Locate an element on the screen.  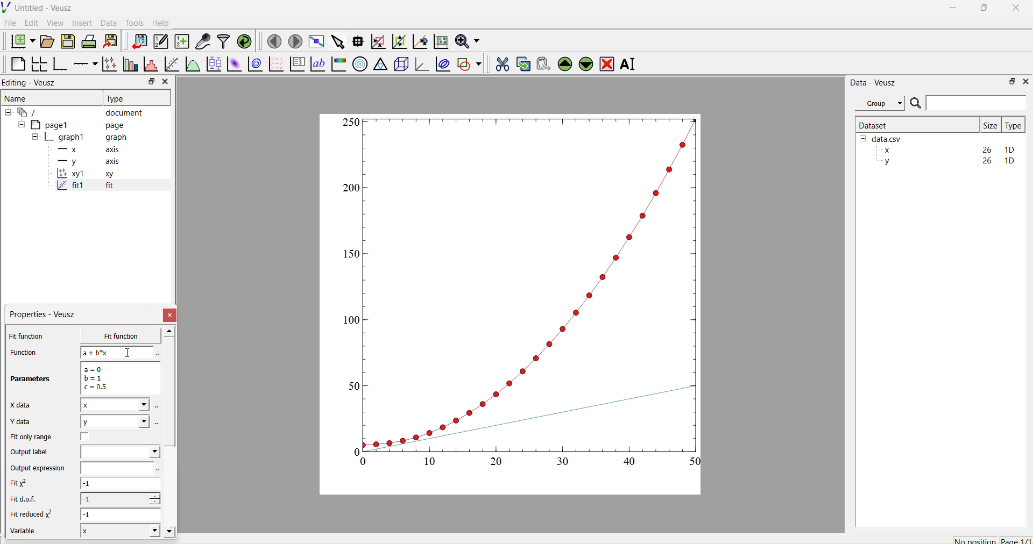
x axis is located at coordinates (87, 148).